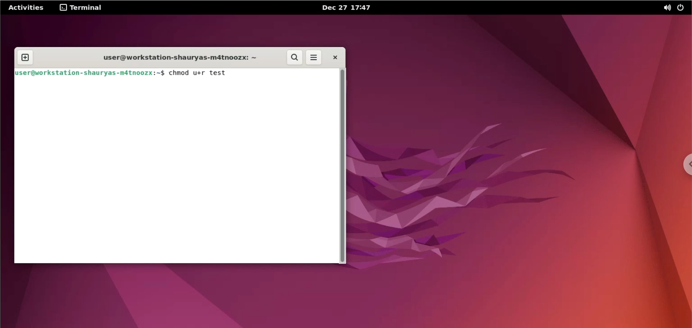 The width and height of the screenshot is (692, 328). I want to click on sound options, so click(666, 7).